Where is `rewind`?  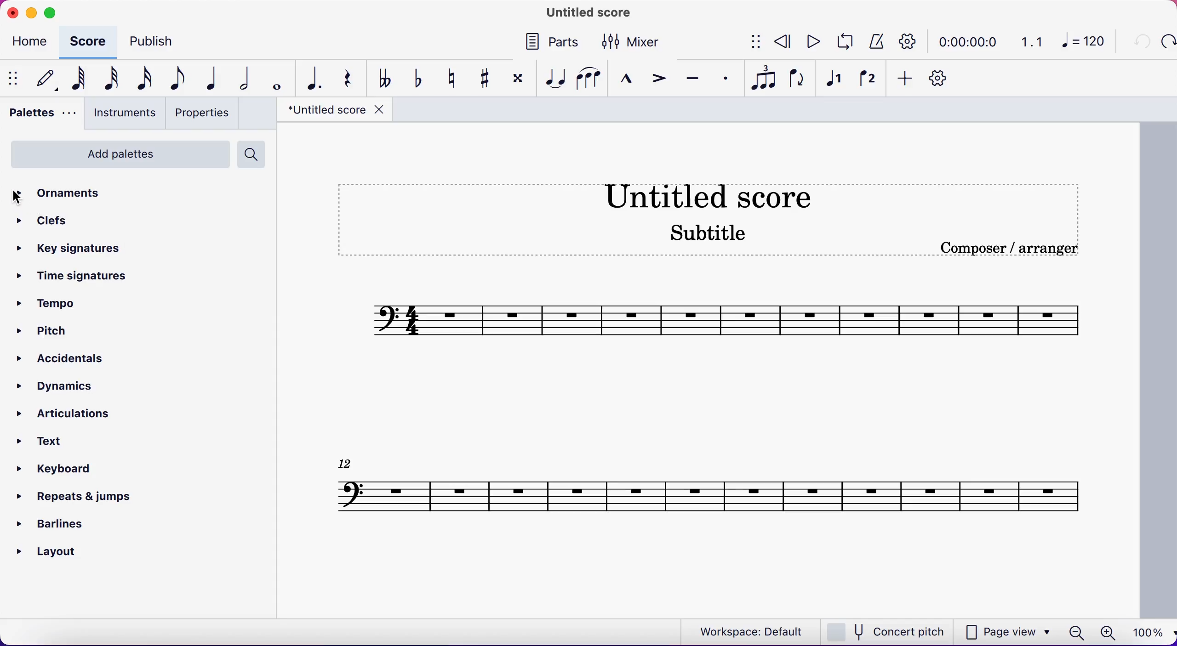 rewind is located at coordinates (783, 43).